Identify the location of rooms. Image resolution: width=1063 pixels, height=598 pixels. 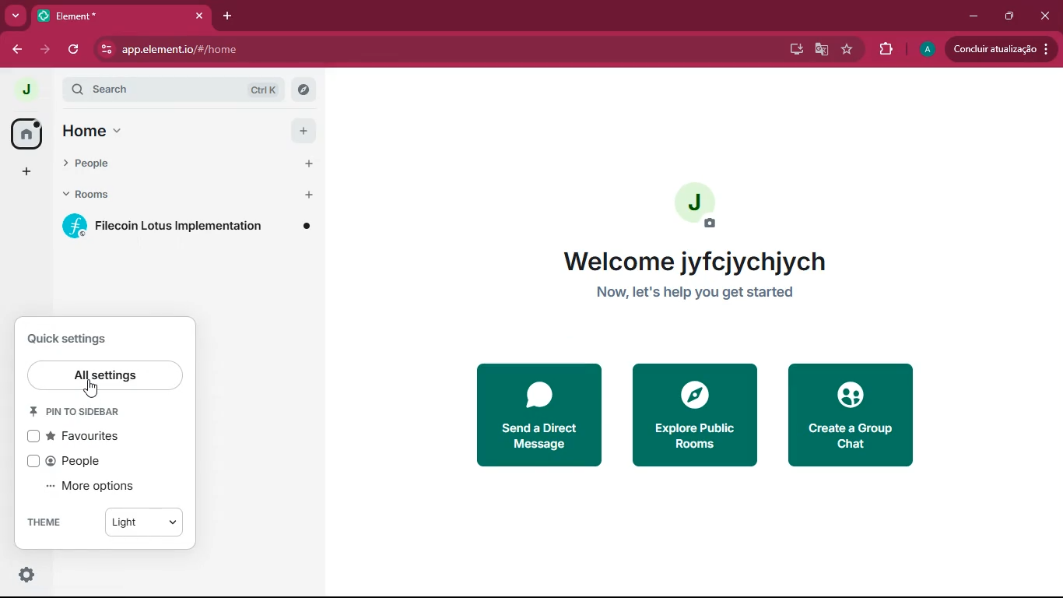
(158, 196).